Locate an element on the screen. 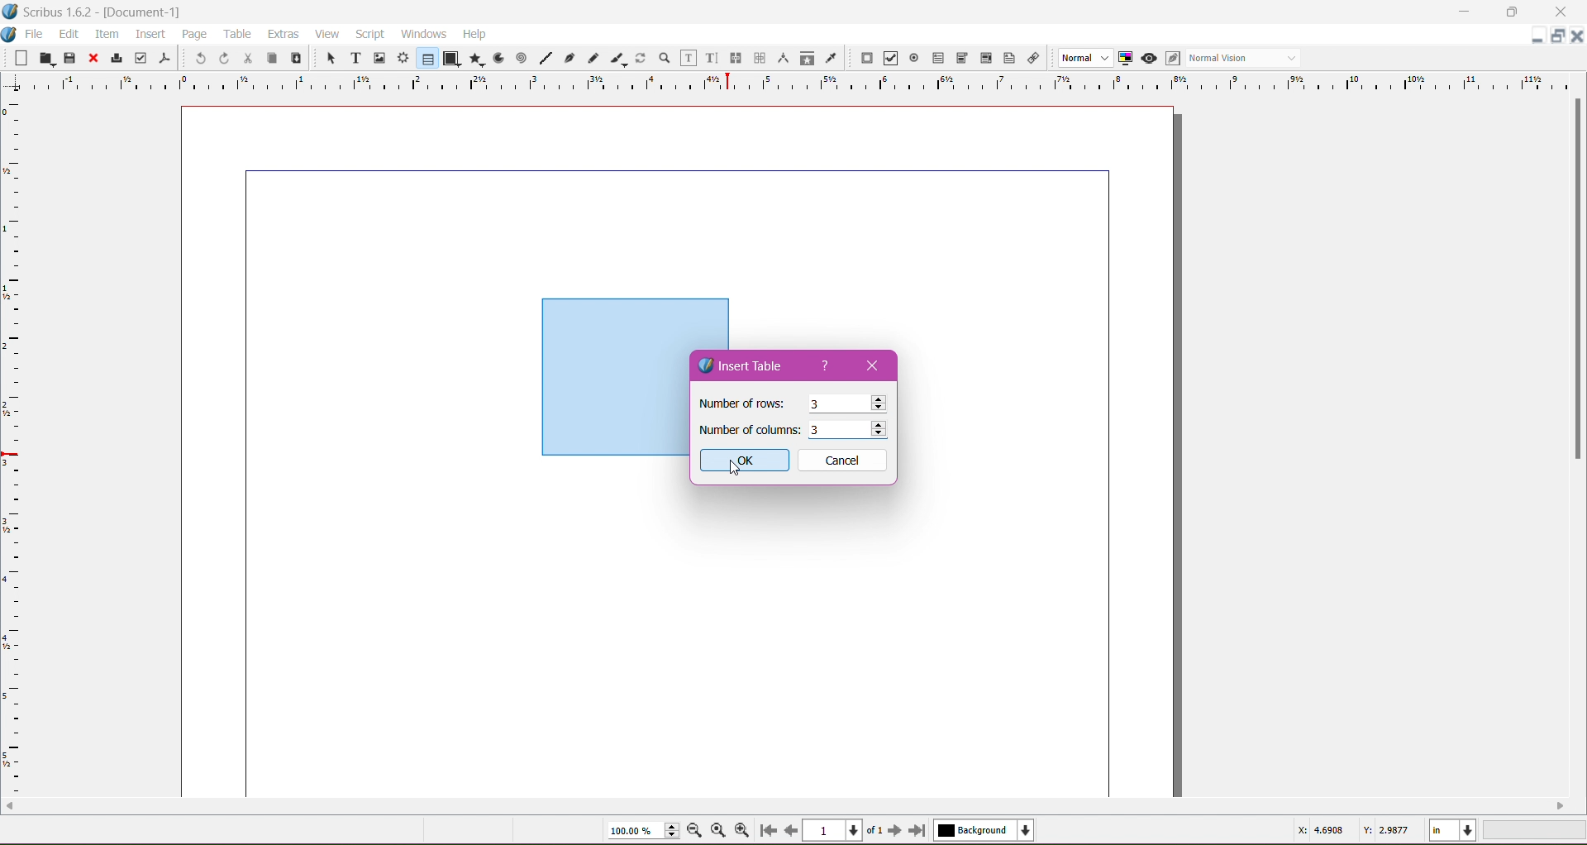  Cursor is located at coordinates (882, 432).